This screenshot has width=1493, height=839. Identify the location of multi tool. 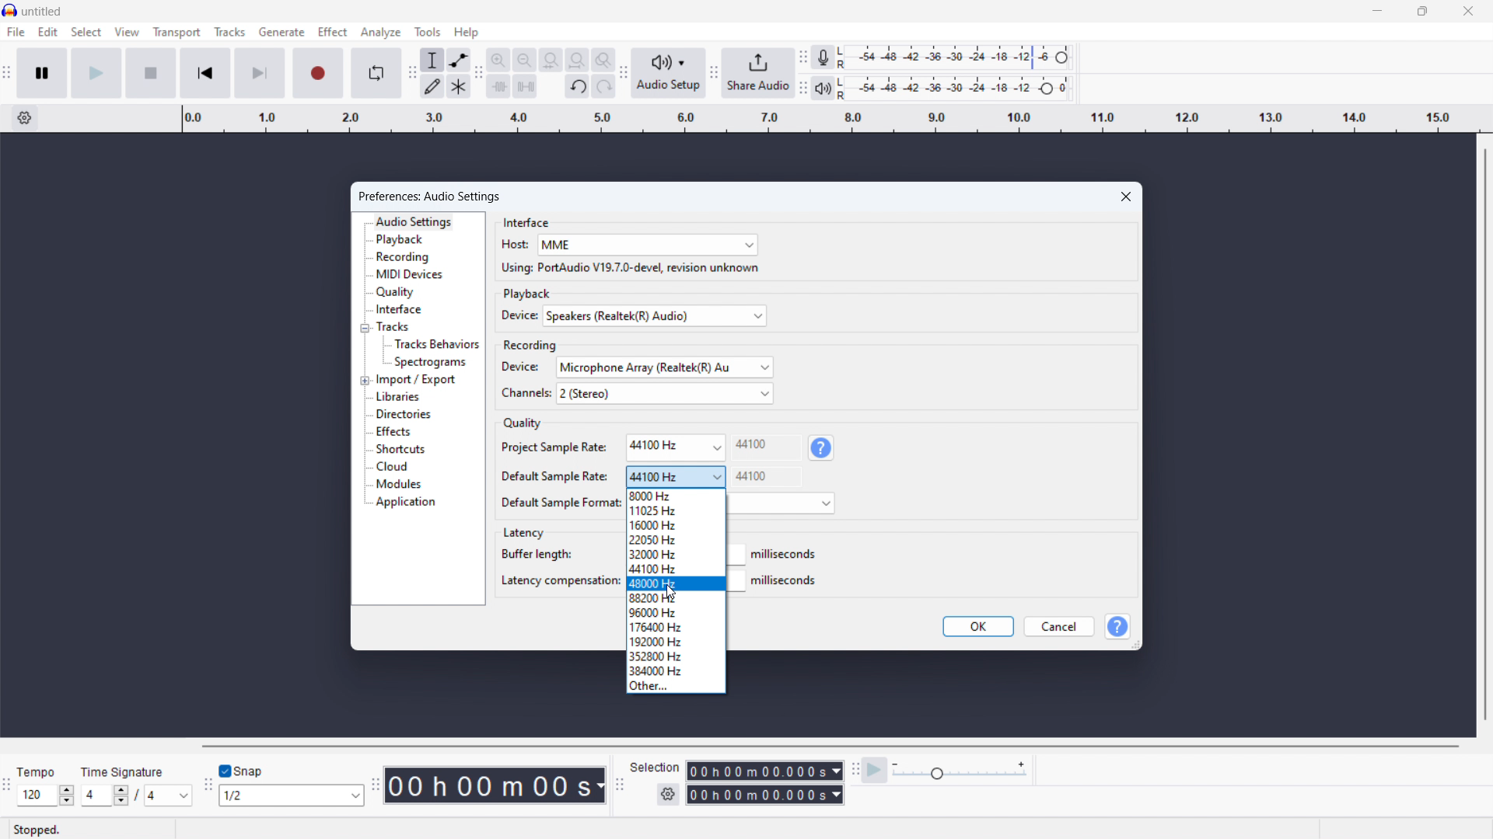
(459, 86).